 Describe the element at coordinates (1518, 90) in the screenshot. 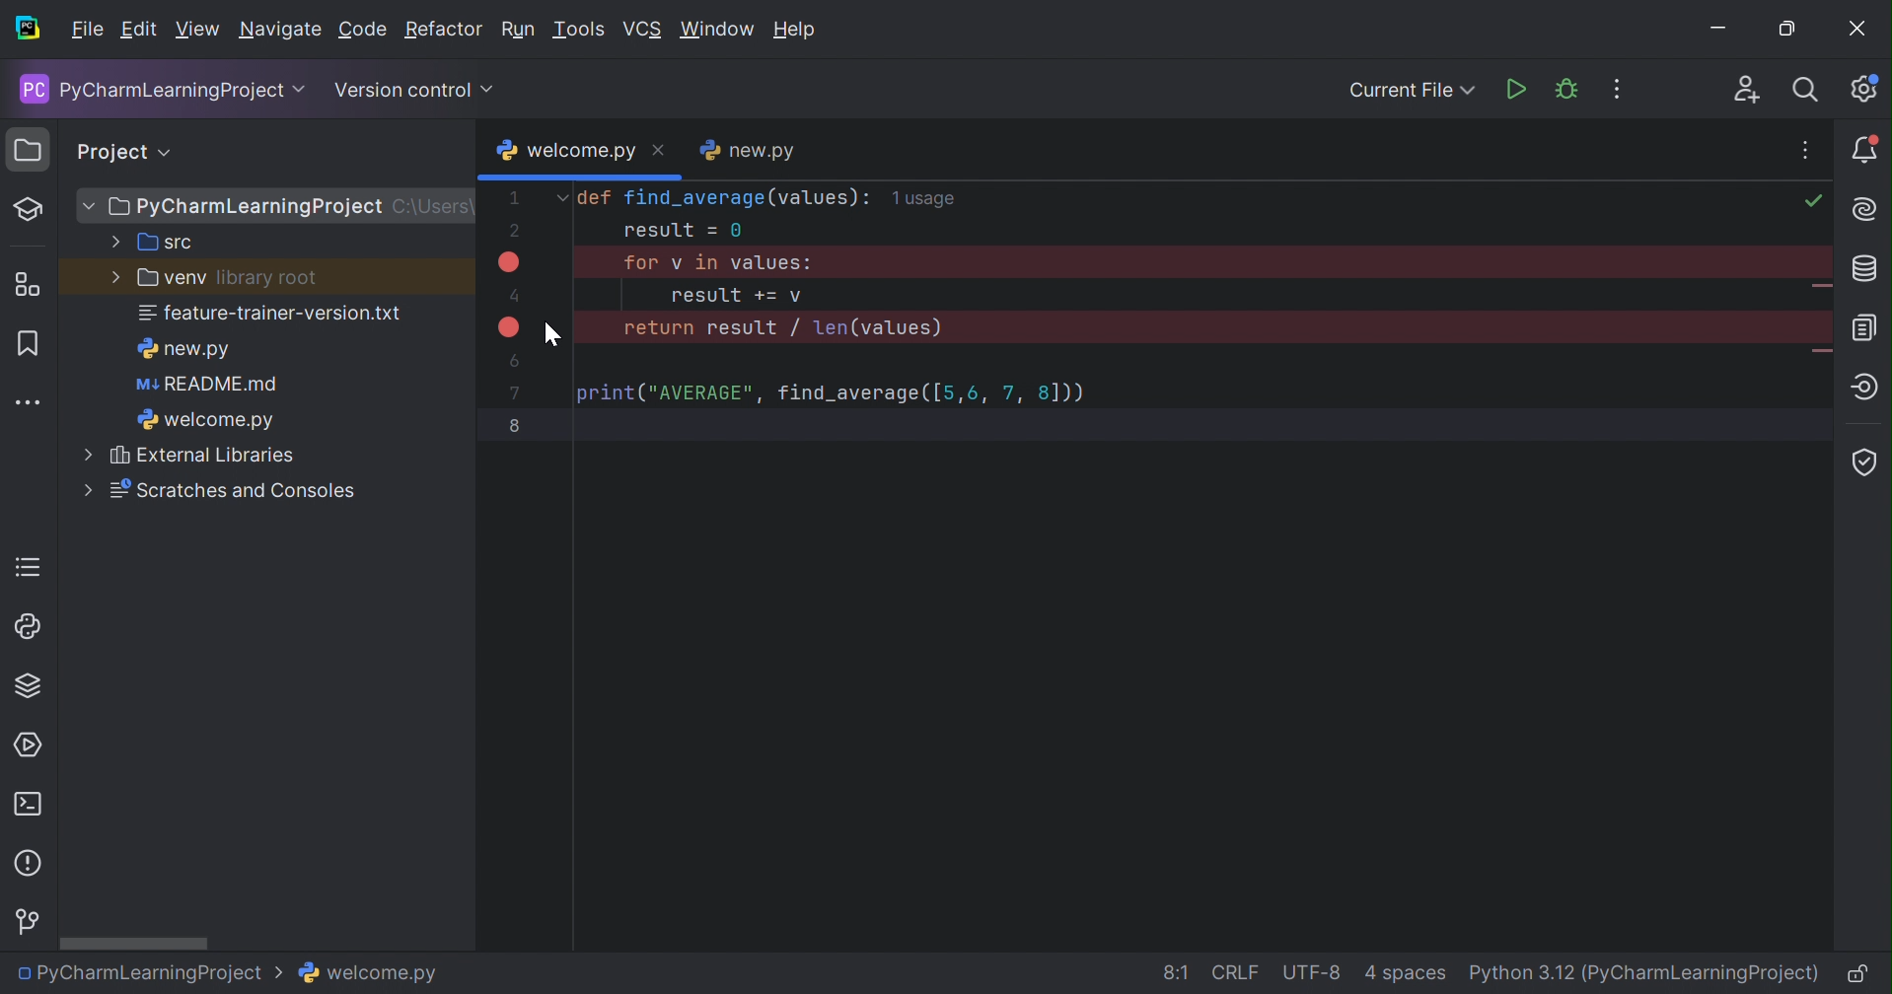

I see `Run 'welcome.py'` at that location.